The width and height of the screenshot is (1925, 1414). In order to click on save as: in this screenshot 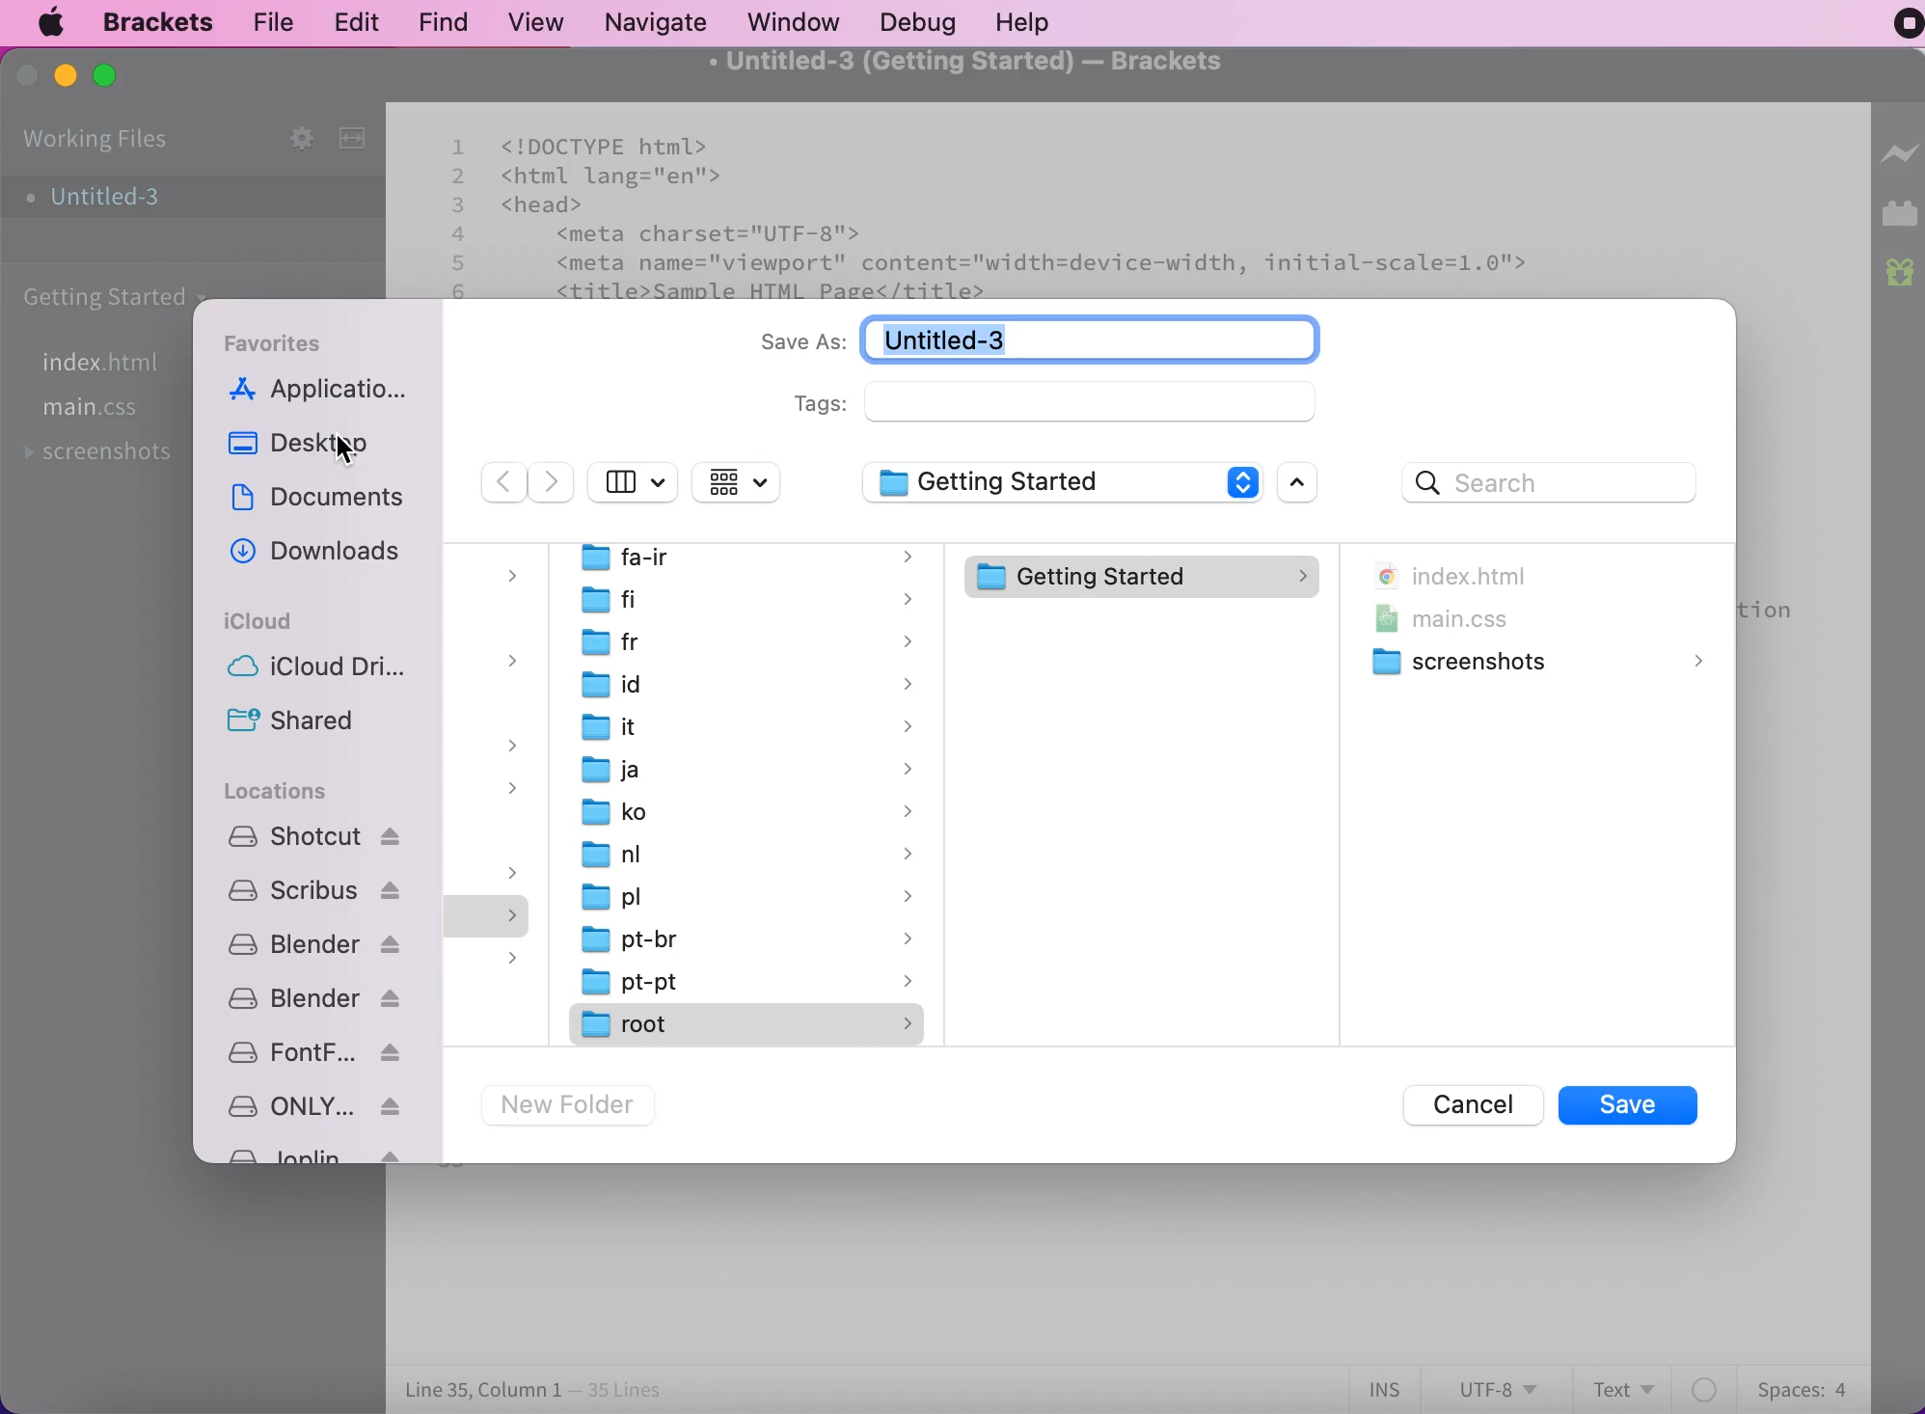, I will do `click(796, 348)`.